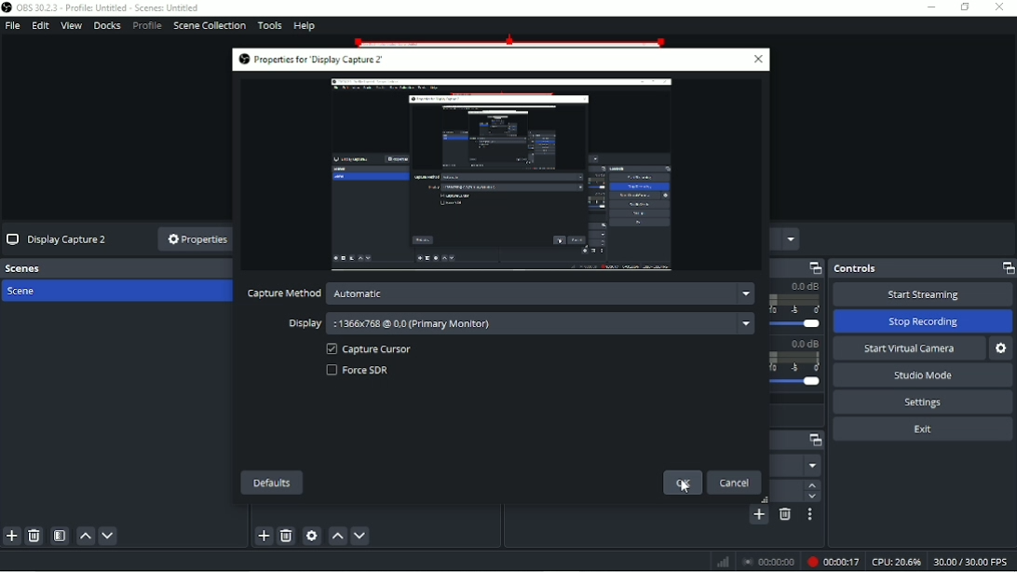  I want to click on Configure virtual camera, so click(1001, 348).